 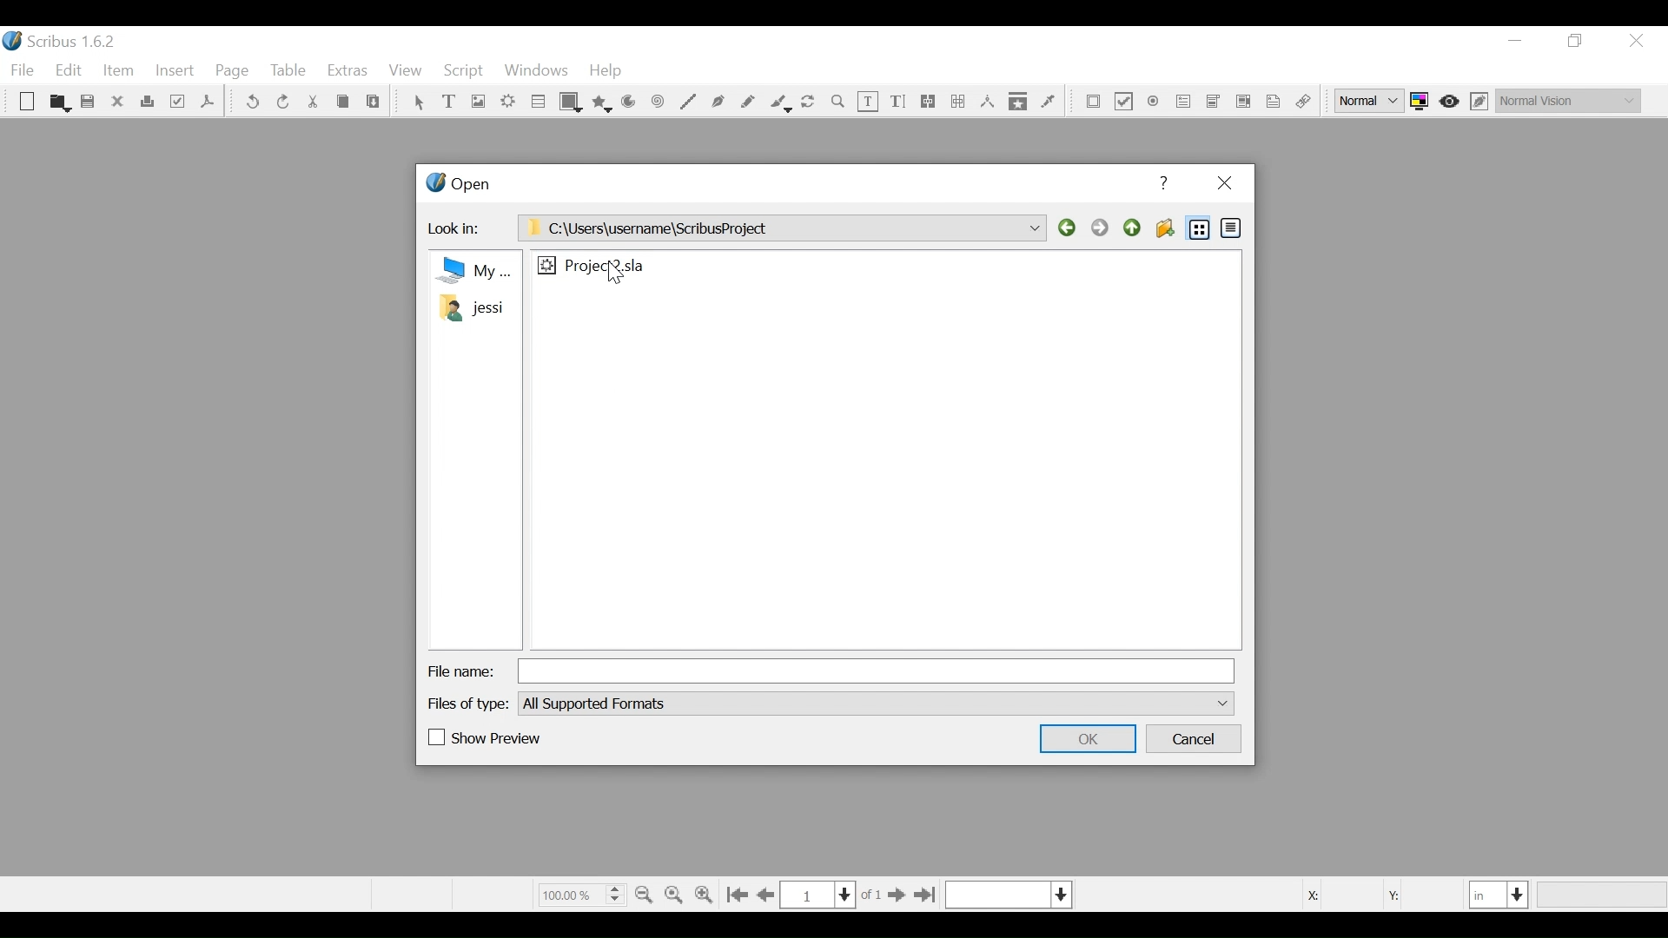 I want to click on Preflight Verifier, so click(x=179, y=103).